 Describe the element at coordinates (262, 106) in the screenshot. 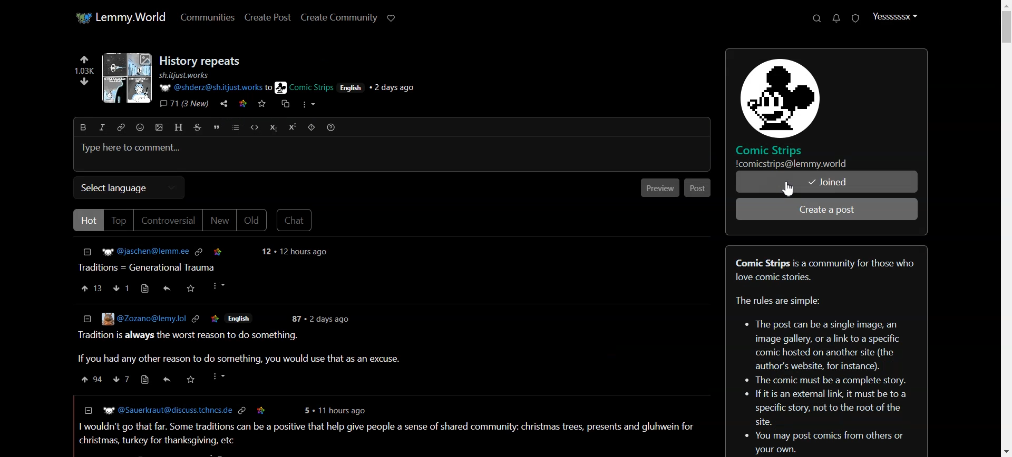

I see `Save` at that location.